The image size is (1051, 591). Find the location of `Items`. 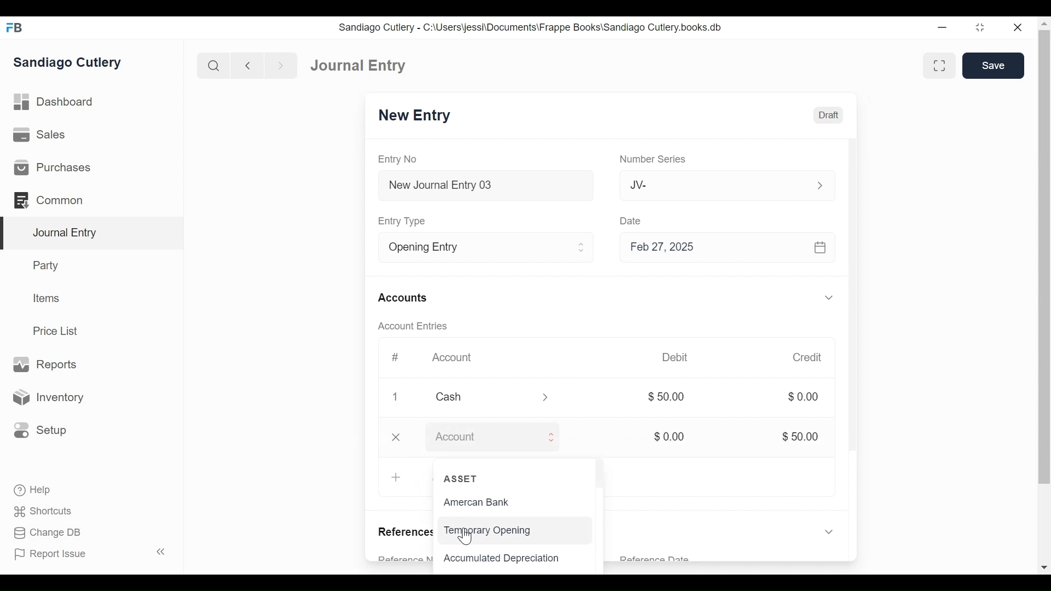

Items is located at coordinates (45, 298).